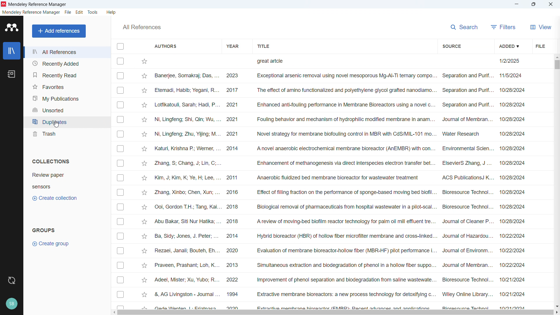  What do you see at coordinates (66, 86) in the screenshot?
I see `Favourites ` at bounding box center [66, 86].